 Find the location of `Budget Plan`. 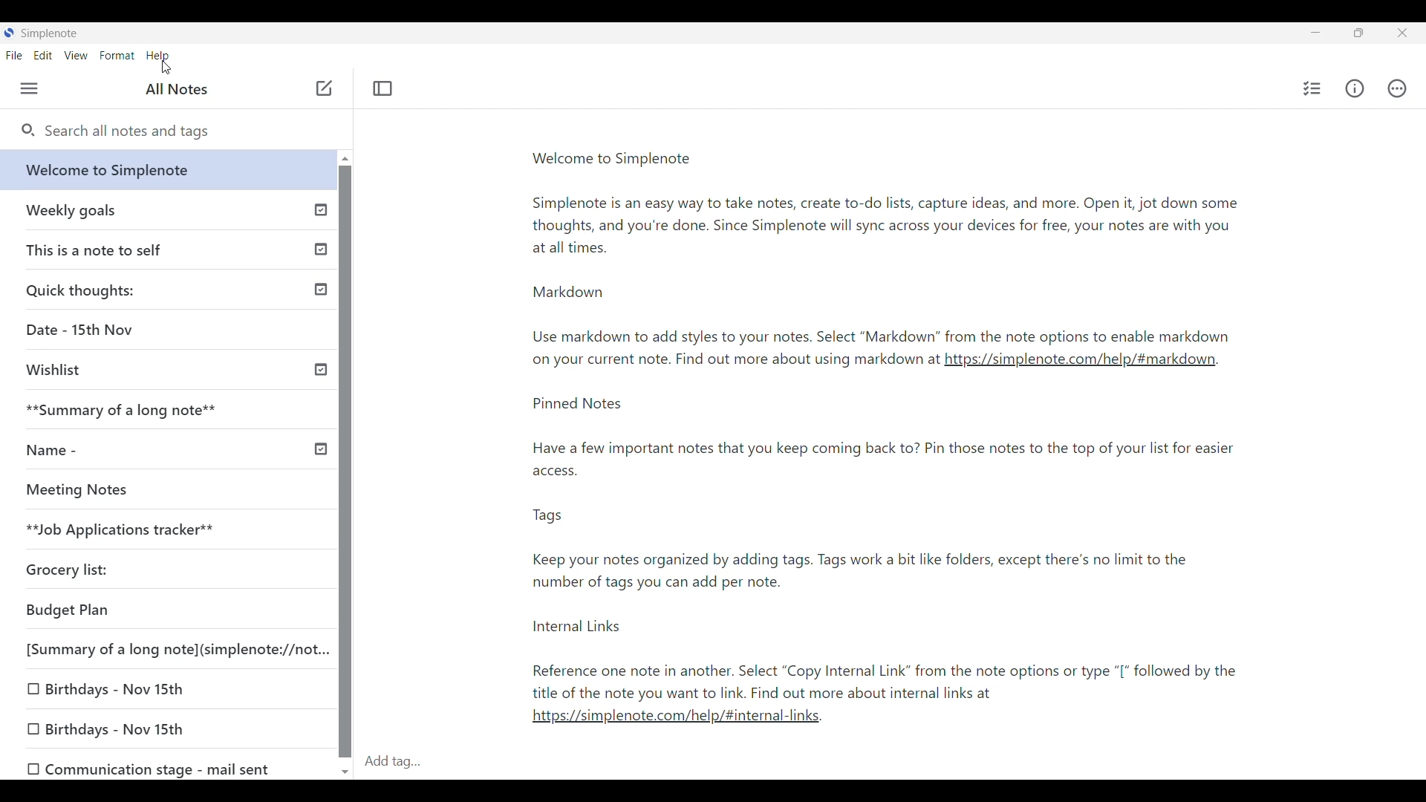

Budget Plan is located at coordinates (68, 610).